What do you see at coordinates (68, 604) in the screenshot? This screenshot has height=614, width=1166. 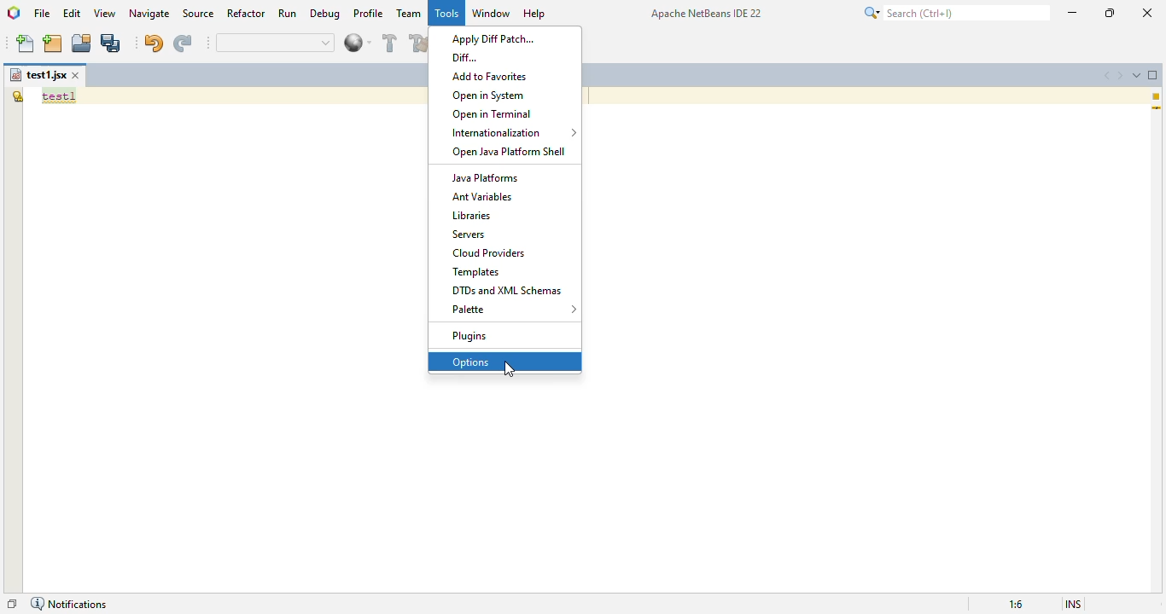 I see `notifications` at bounding box center [68, 604].